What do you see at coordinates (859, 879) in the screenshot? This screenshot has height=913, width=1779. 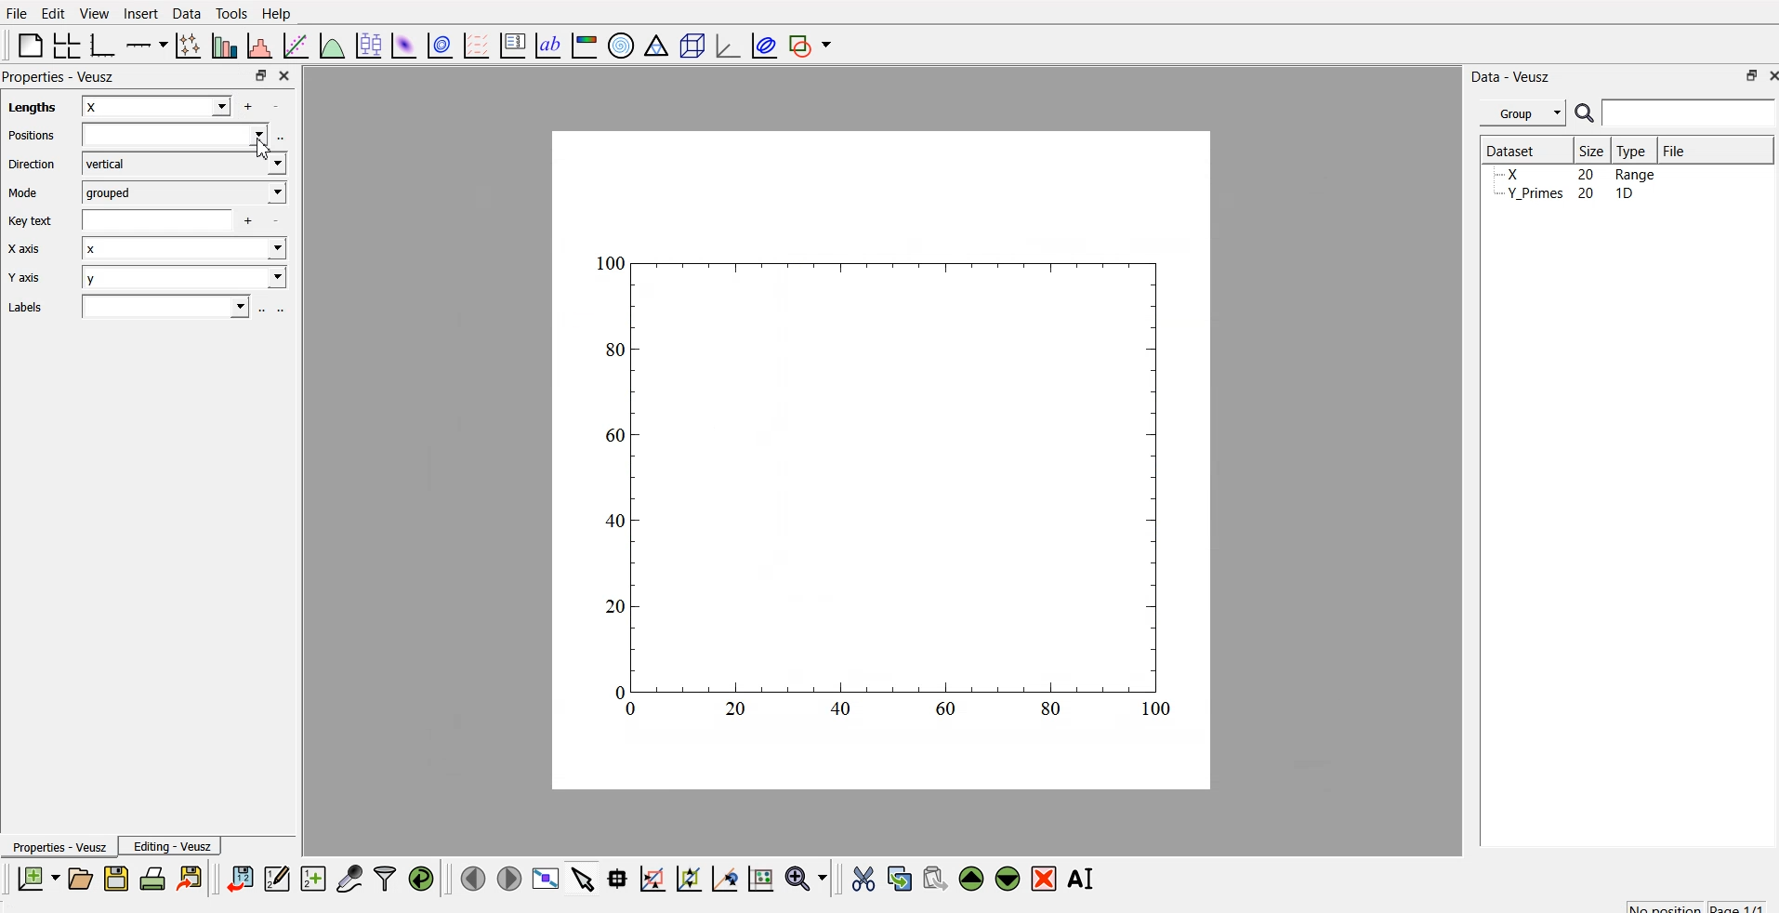 I see `cut the widget` at bounding box center [859, 879].